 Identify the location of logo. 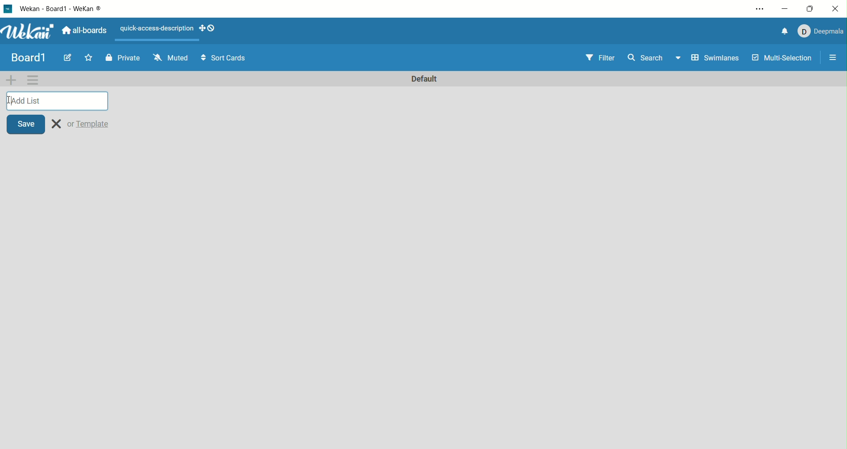
(7, 10).